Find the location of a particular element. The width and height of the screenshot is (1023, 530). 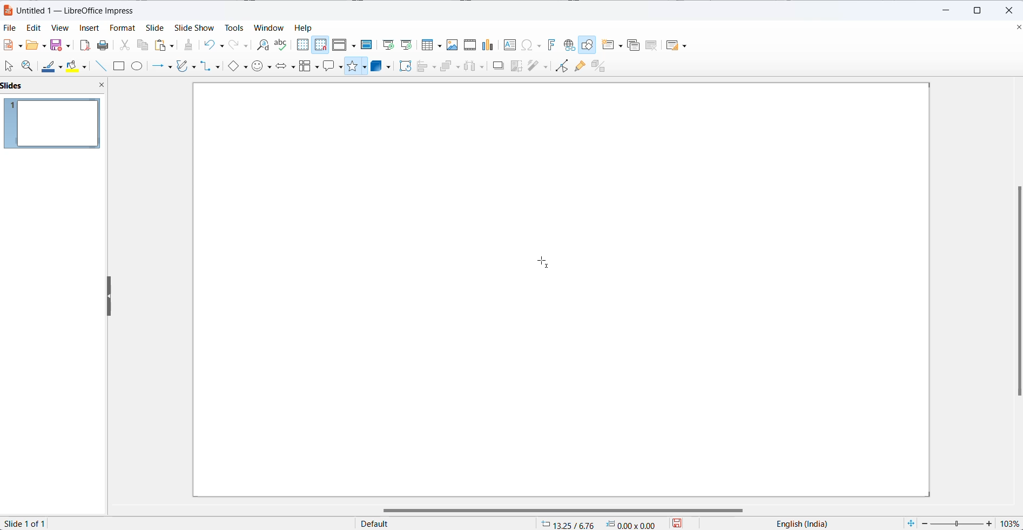

DUPLICATE SLIDE is located at coordinates (634, 46).